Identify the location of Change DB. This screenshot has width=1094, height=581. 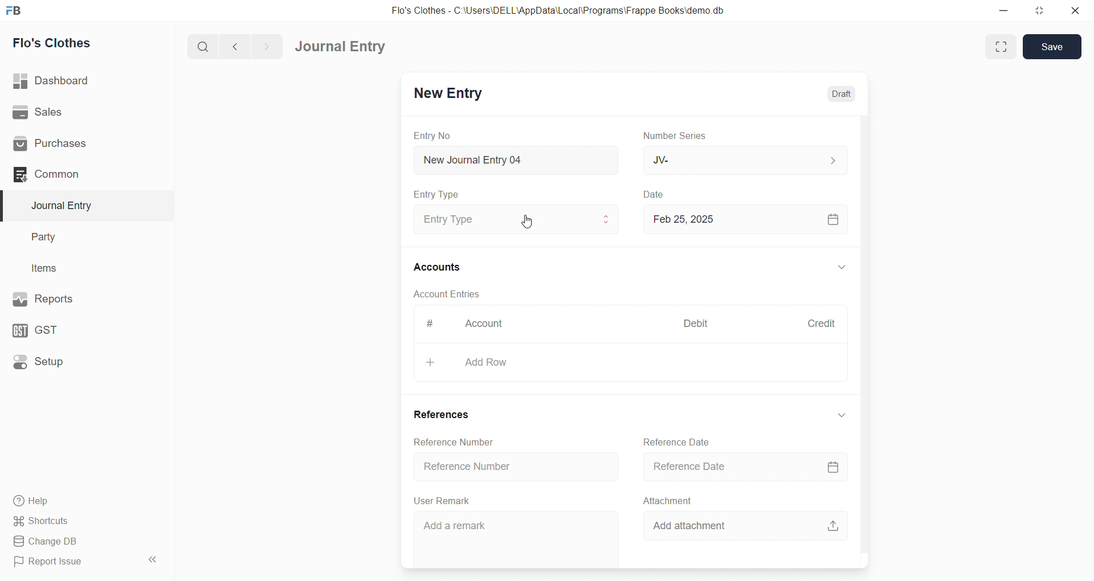
(81, 542).